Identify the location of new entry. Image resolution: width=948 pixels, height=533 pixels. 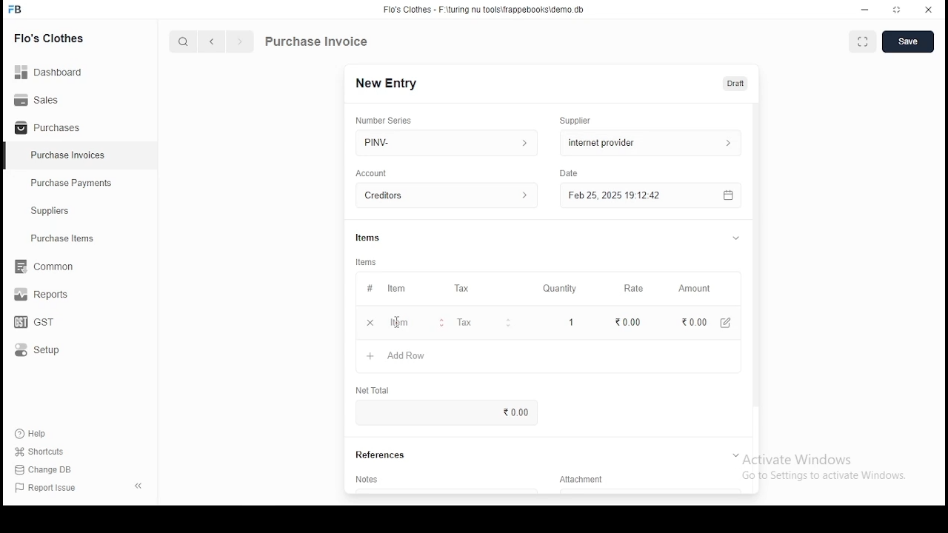
(385, 83).